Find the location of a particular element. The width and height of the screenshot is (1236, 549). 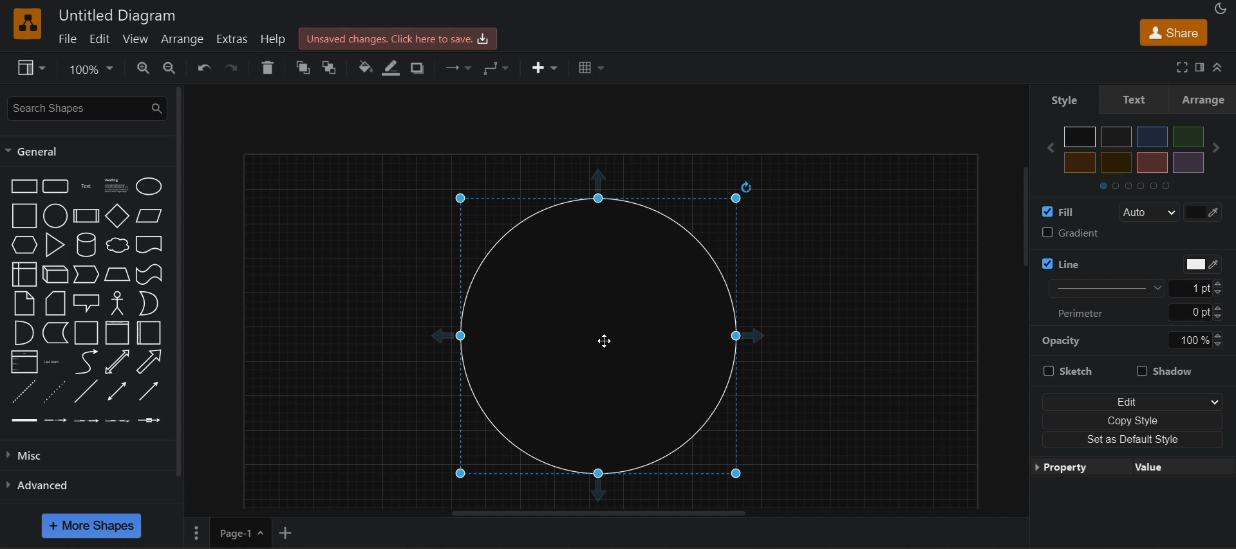

or is located at coordinates (153, 303).